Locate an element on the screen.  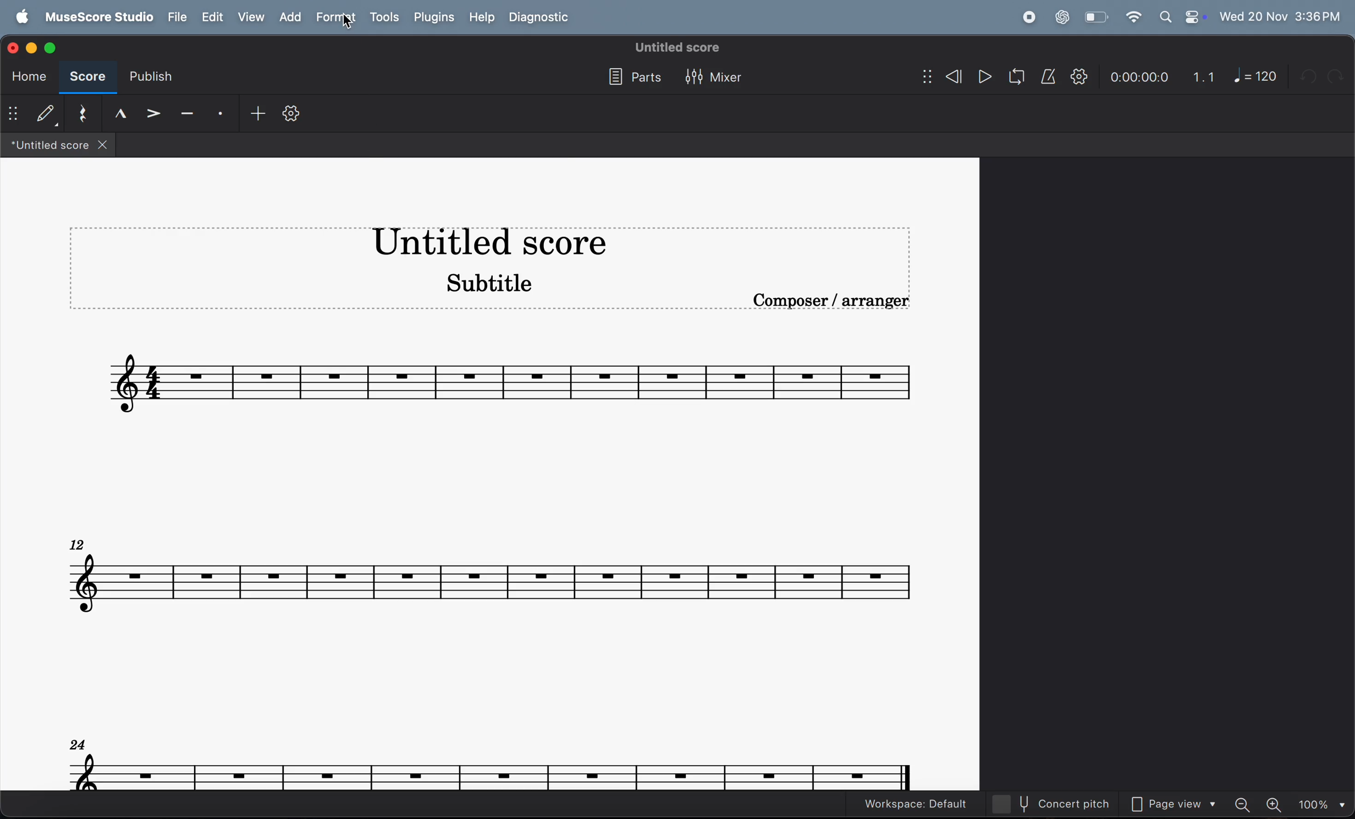
 is located at coordinates (980, 77).